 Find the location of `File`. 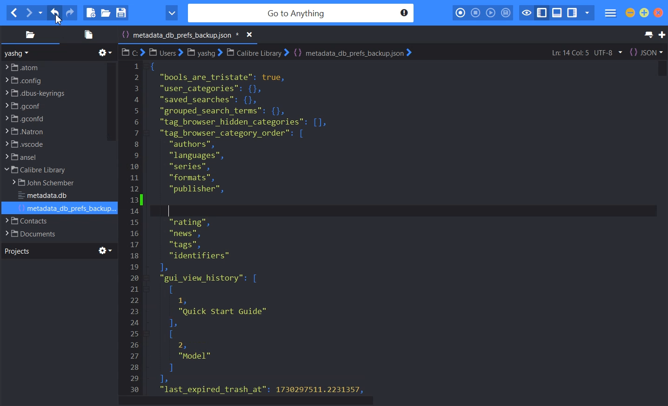

File is located at coordinates (52, 131).